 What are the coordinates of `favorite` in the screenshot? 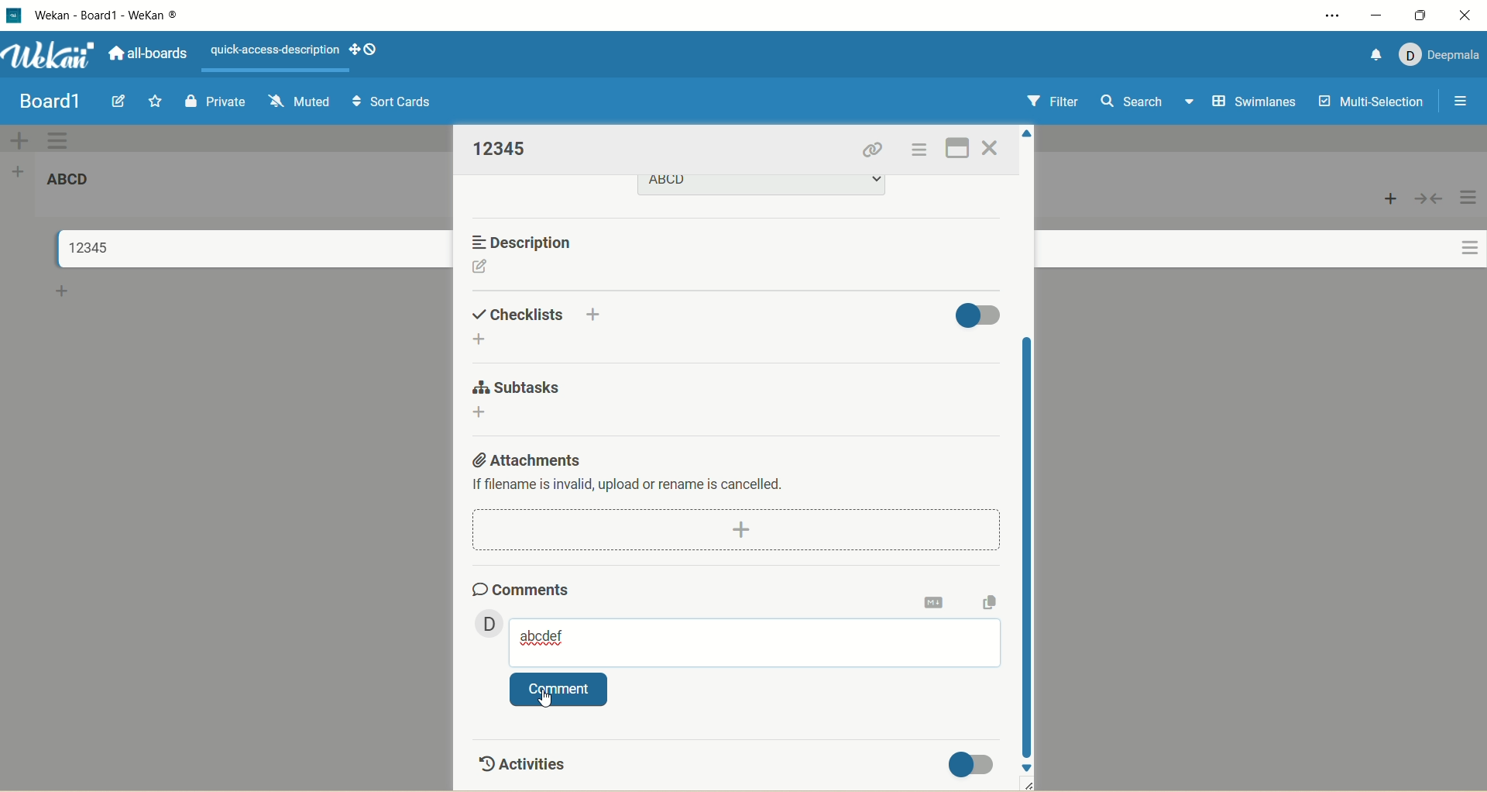 It's located at (152, 104).